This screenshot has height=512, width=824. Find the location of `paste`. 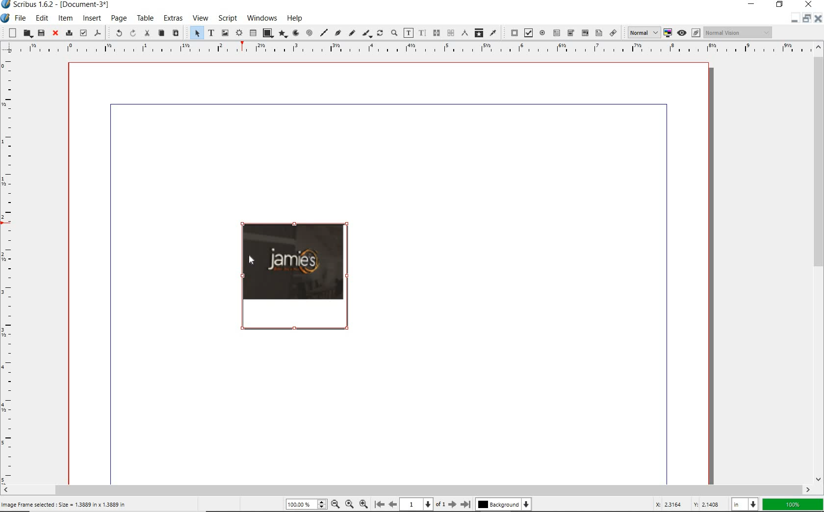

paste is located at coordinates (177, 33).